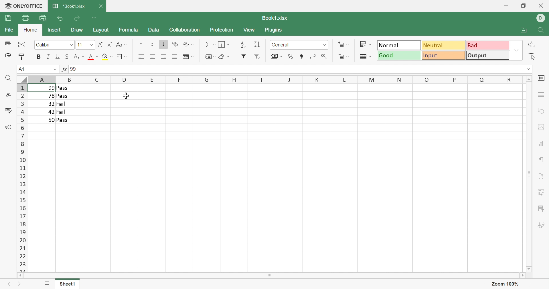 This screenshot has width=549, height=289. I want to click on Align middle, so click(151, 44).